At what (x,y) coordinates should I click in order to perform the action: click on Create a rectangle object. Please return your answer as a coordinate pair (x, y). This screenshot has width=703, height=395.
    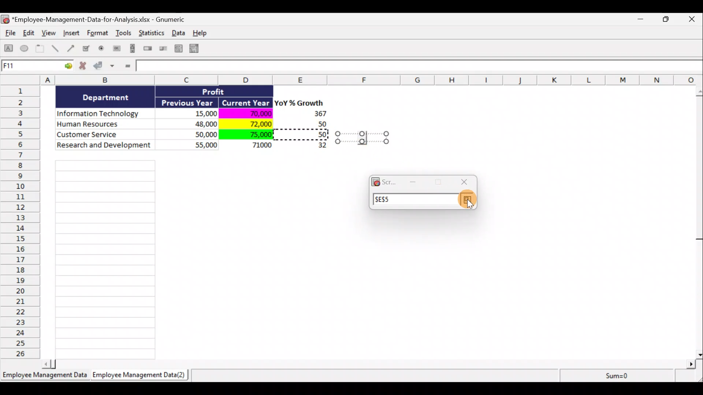
    Looking at the image, I should click on (9, 49).